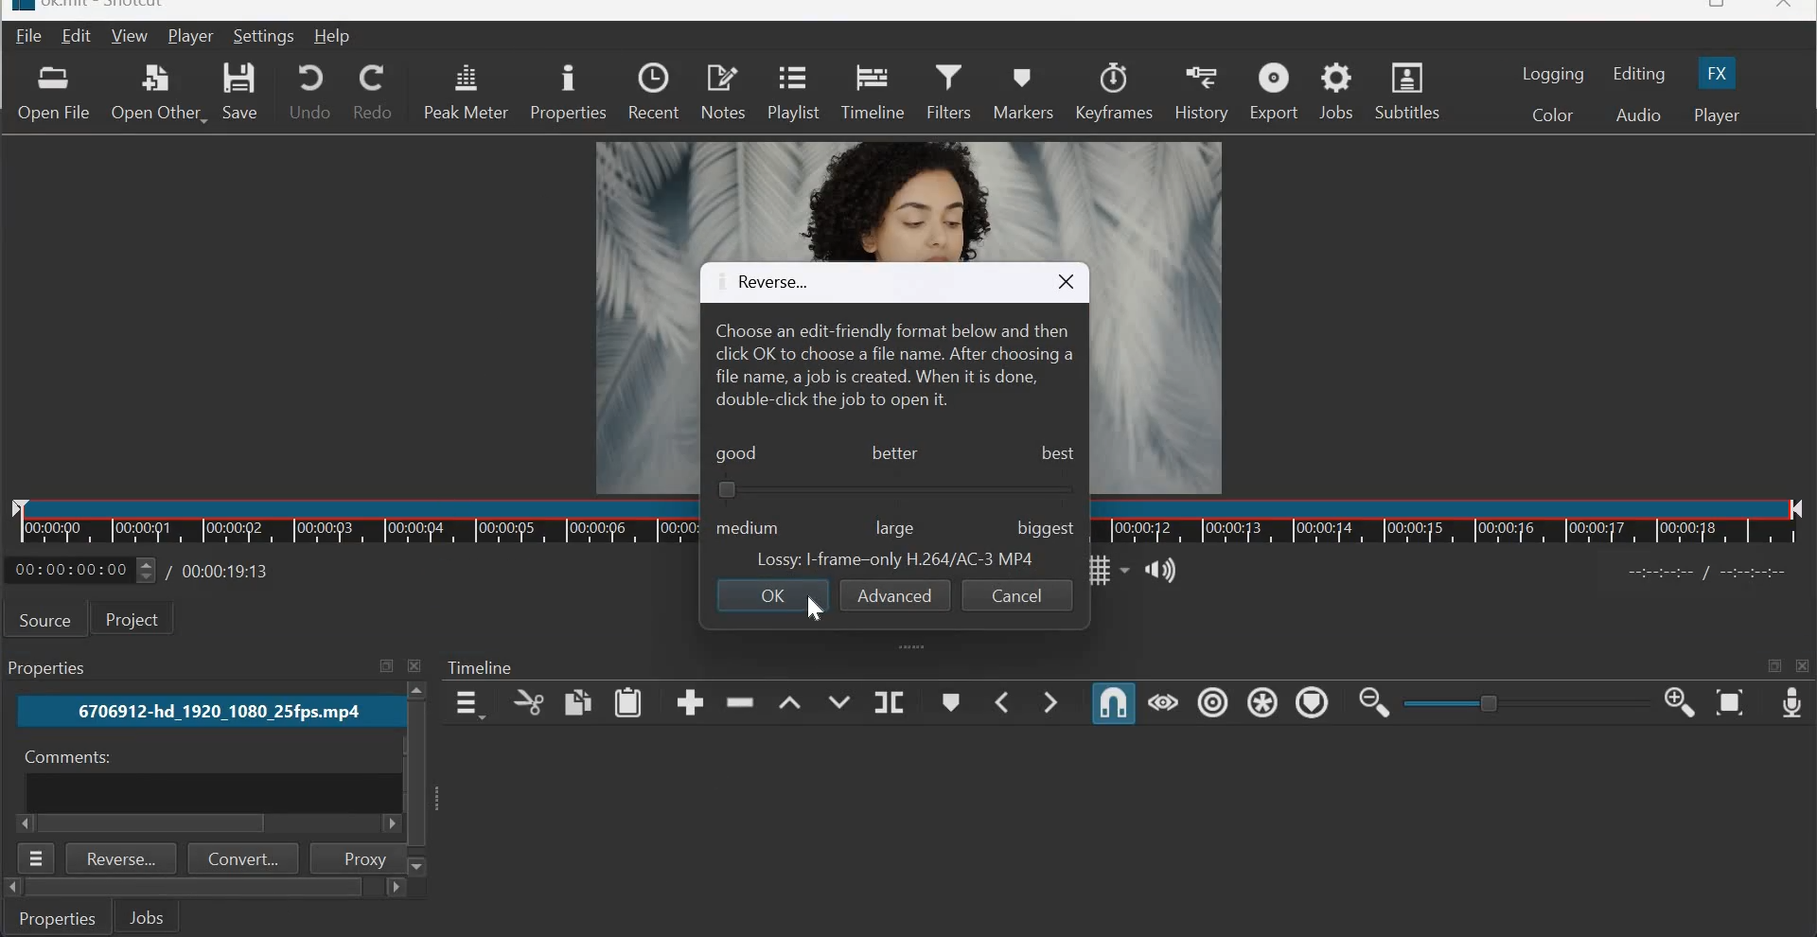 The height and width of the screenshot is (937, 1817). I want to click on Filters, so click(948, 92).